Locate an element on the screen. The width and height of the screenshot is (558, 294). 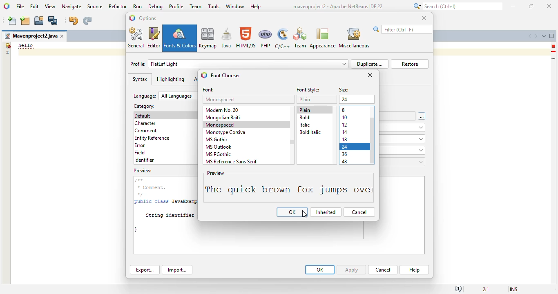
new file is located at coordinates (13, 21).